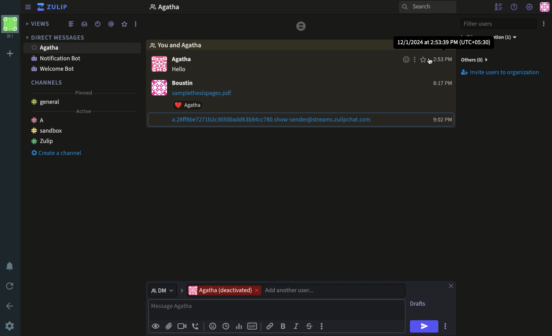 This screenshot has width=552, height=336. What do you see at coordinates (38, 23) in the screenshot?
I see `Views` at bounding box center [38, 23].